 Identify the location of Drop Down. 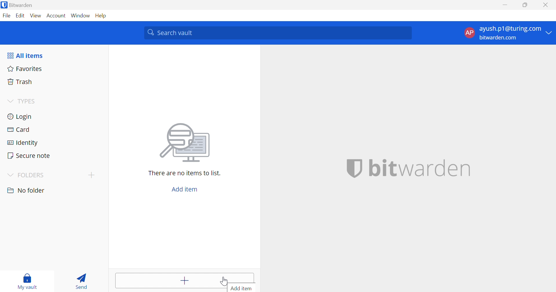
(10, 101).